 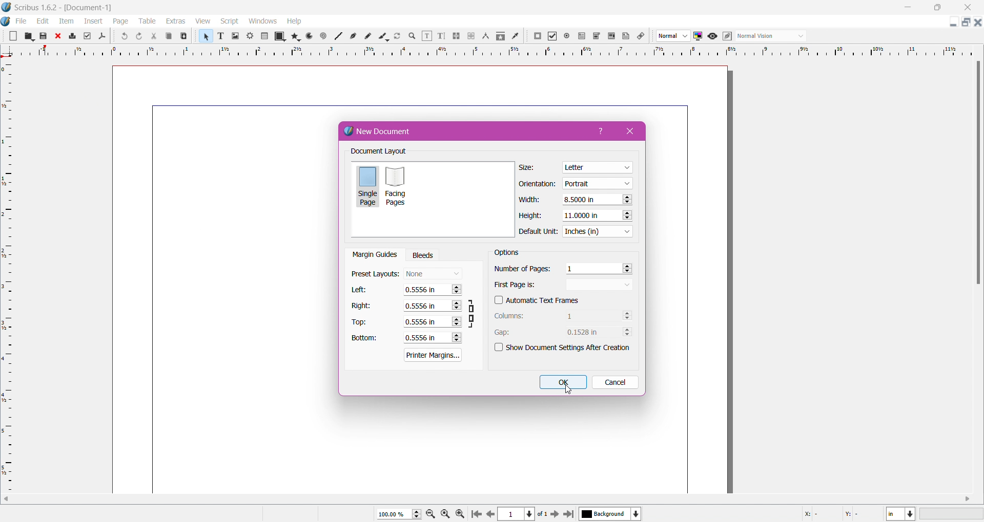 I want to click on facing pages, so click(x=397, y=187).